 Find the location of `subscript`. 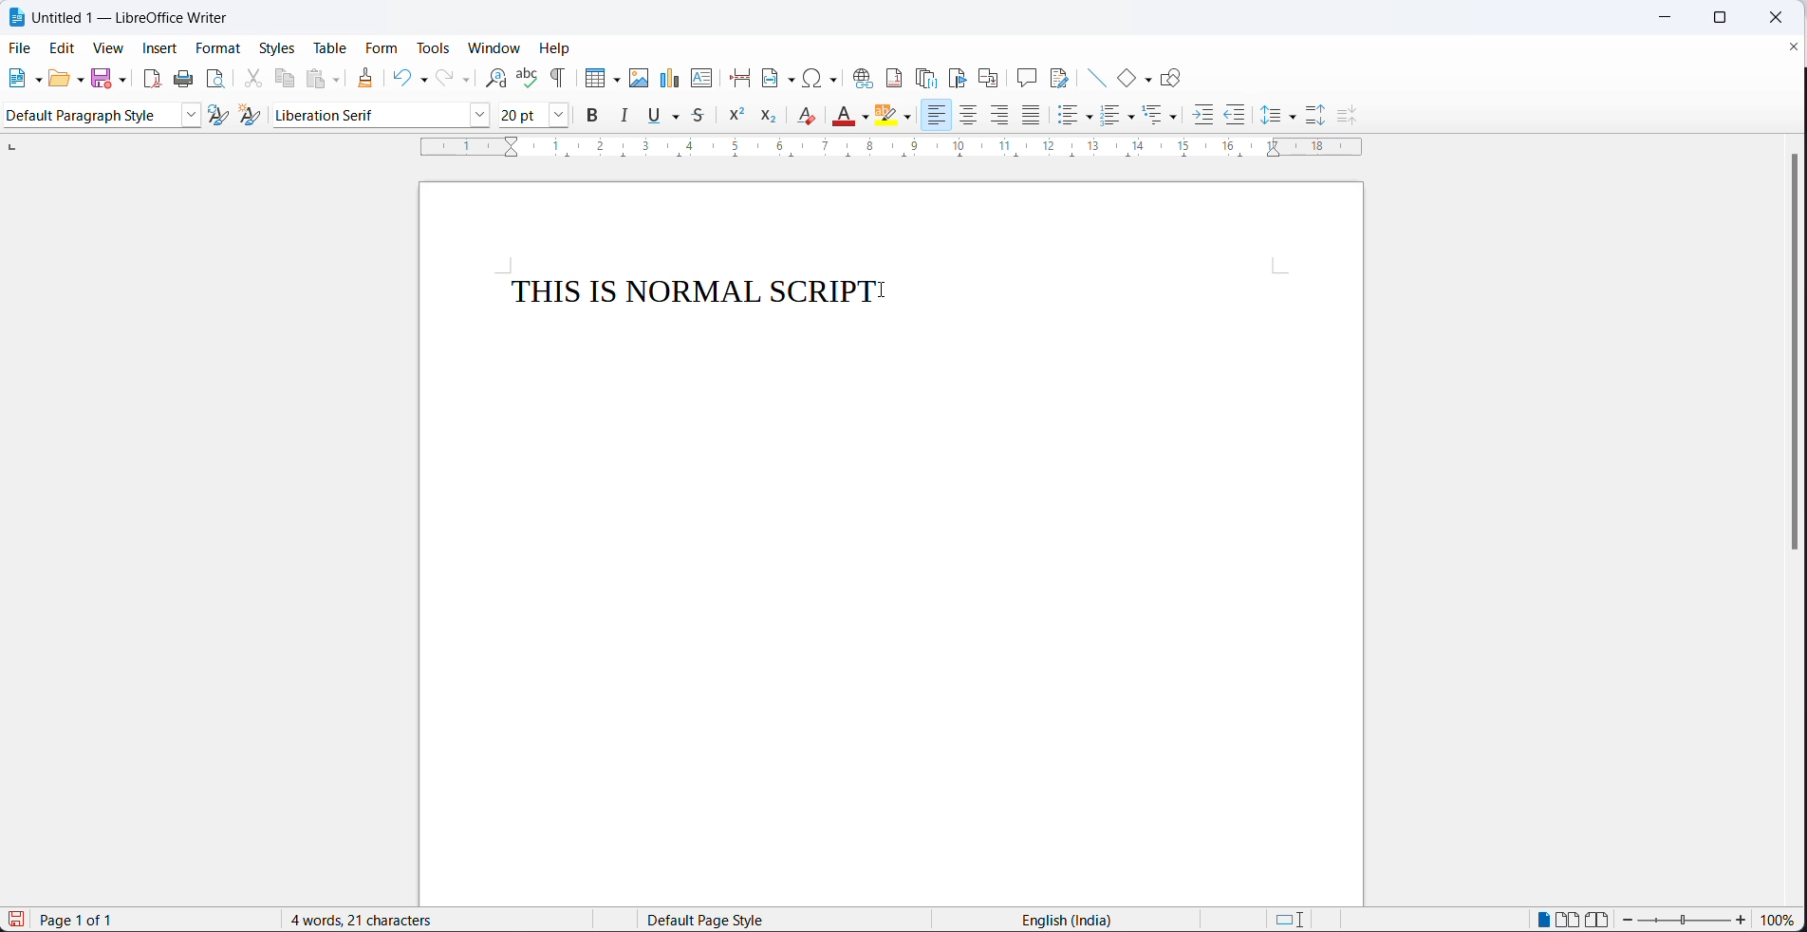

subscript is located at coordinates (774, 117).